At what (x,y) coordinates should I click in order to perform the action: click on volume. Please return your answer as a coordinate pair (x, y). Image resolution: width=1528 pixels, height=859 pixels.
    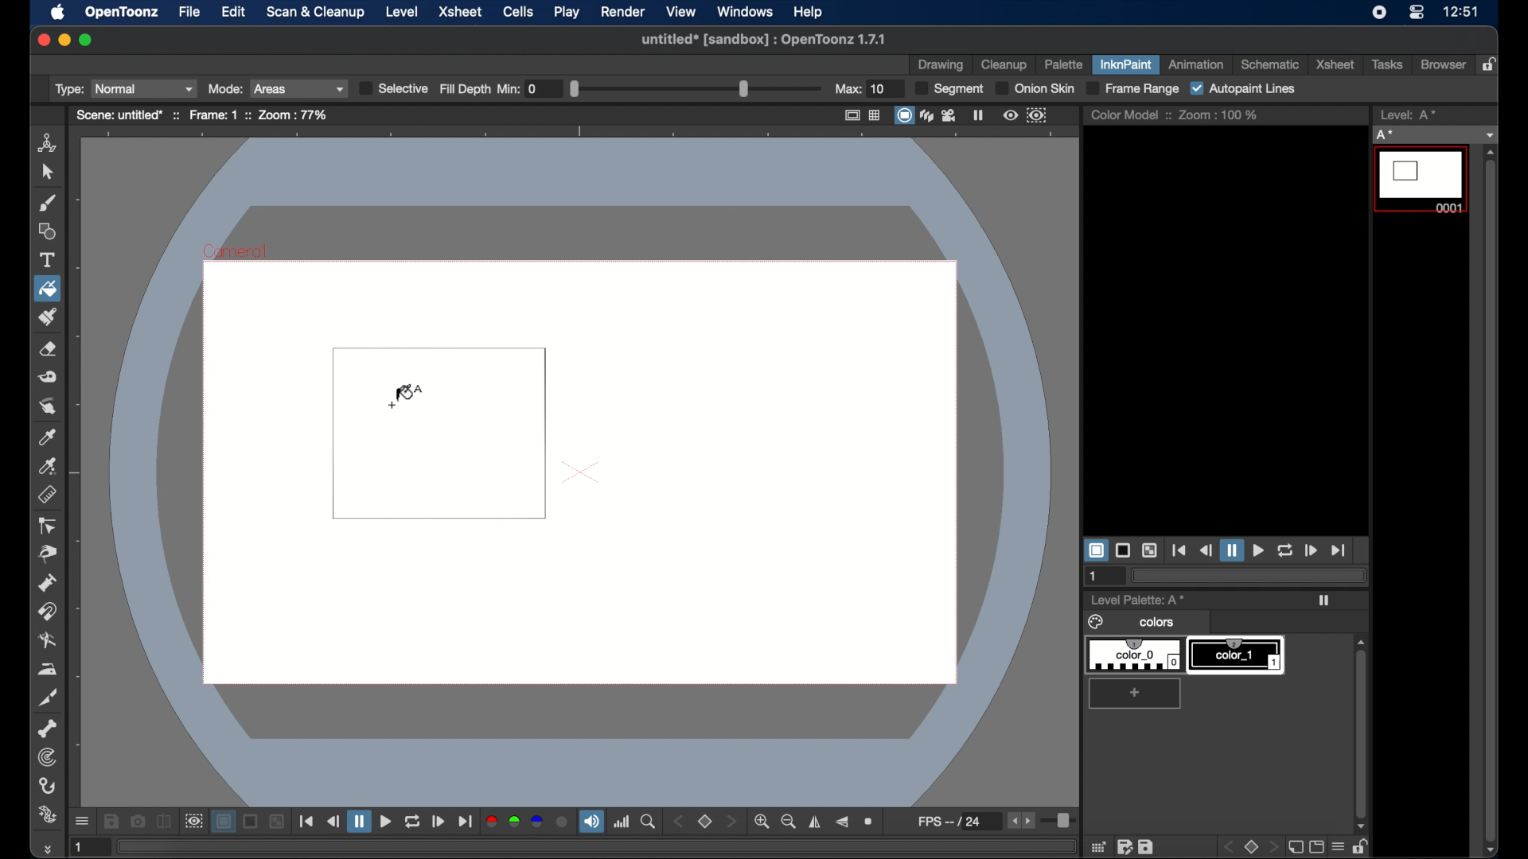
    Looking at the image, I should click on (591, 821).